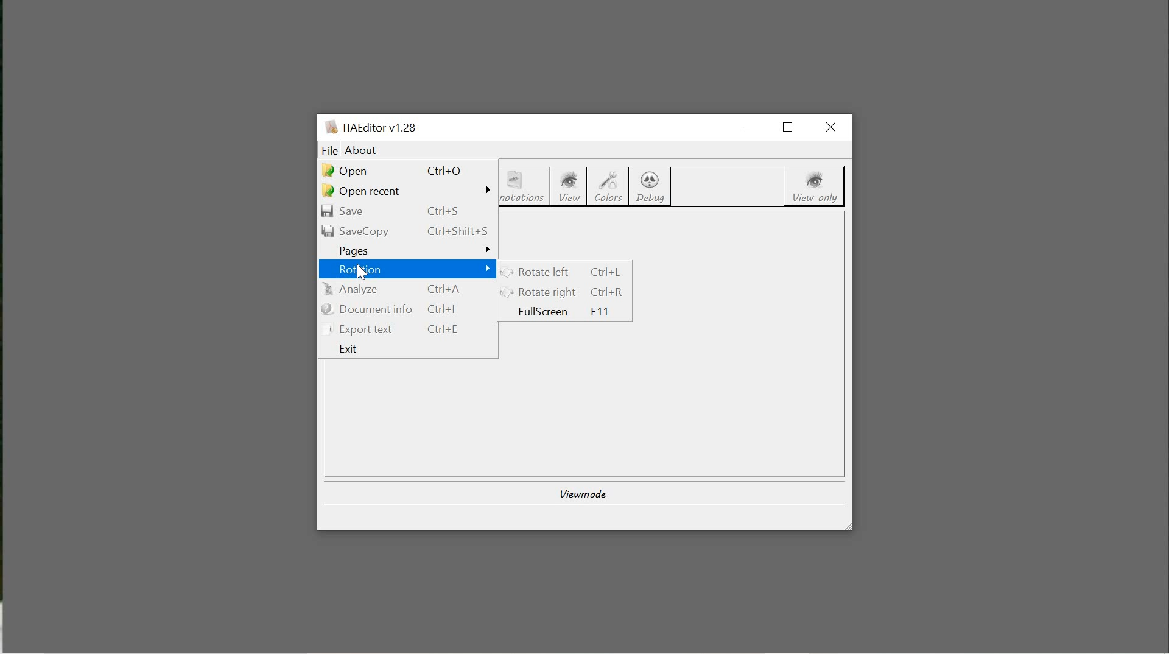 Image resolution: width=1169 pixels, height=654 pixels. I want to click on about, so click(362, 151).